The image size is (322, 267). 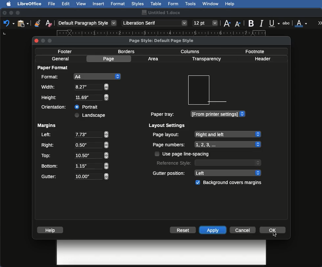 I want to click on Clear formatting, so click(x=49, y=23).